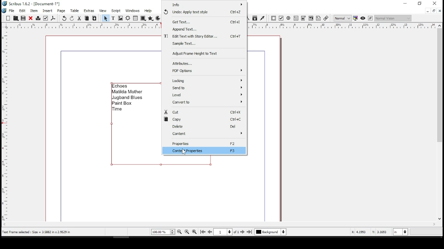 The width and height of the screenshot is (444, 249). I want to click on polygon, so click(151, 19).